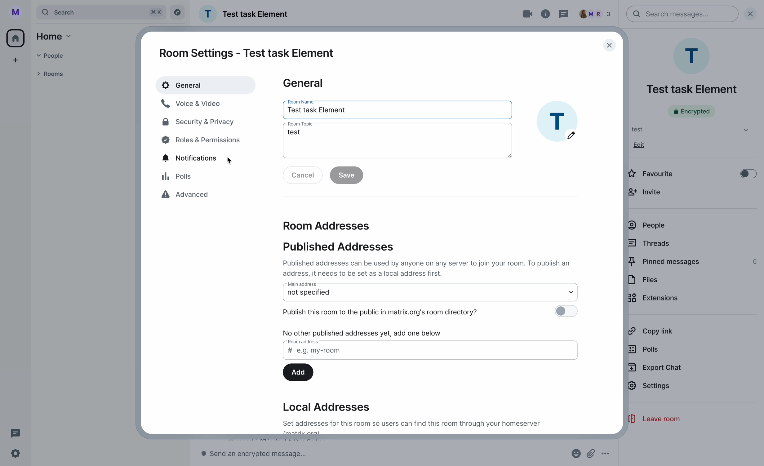  I want to click on profile image, so click(562, 122).